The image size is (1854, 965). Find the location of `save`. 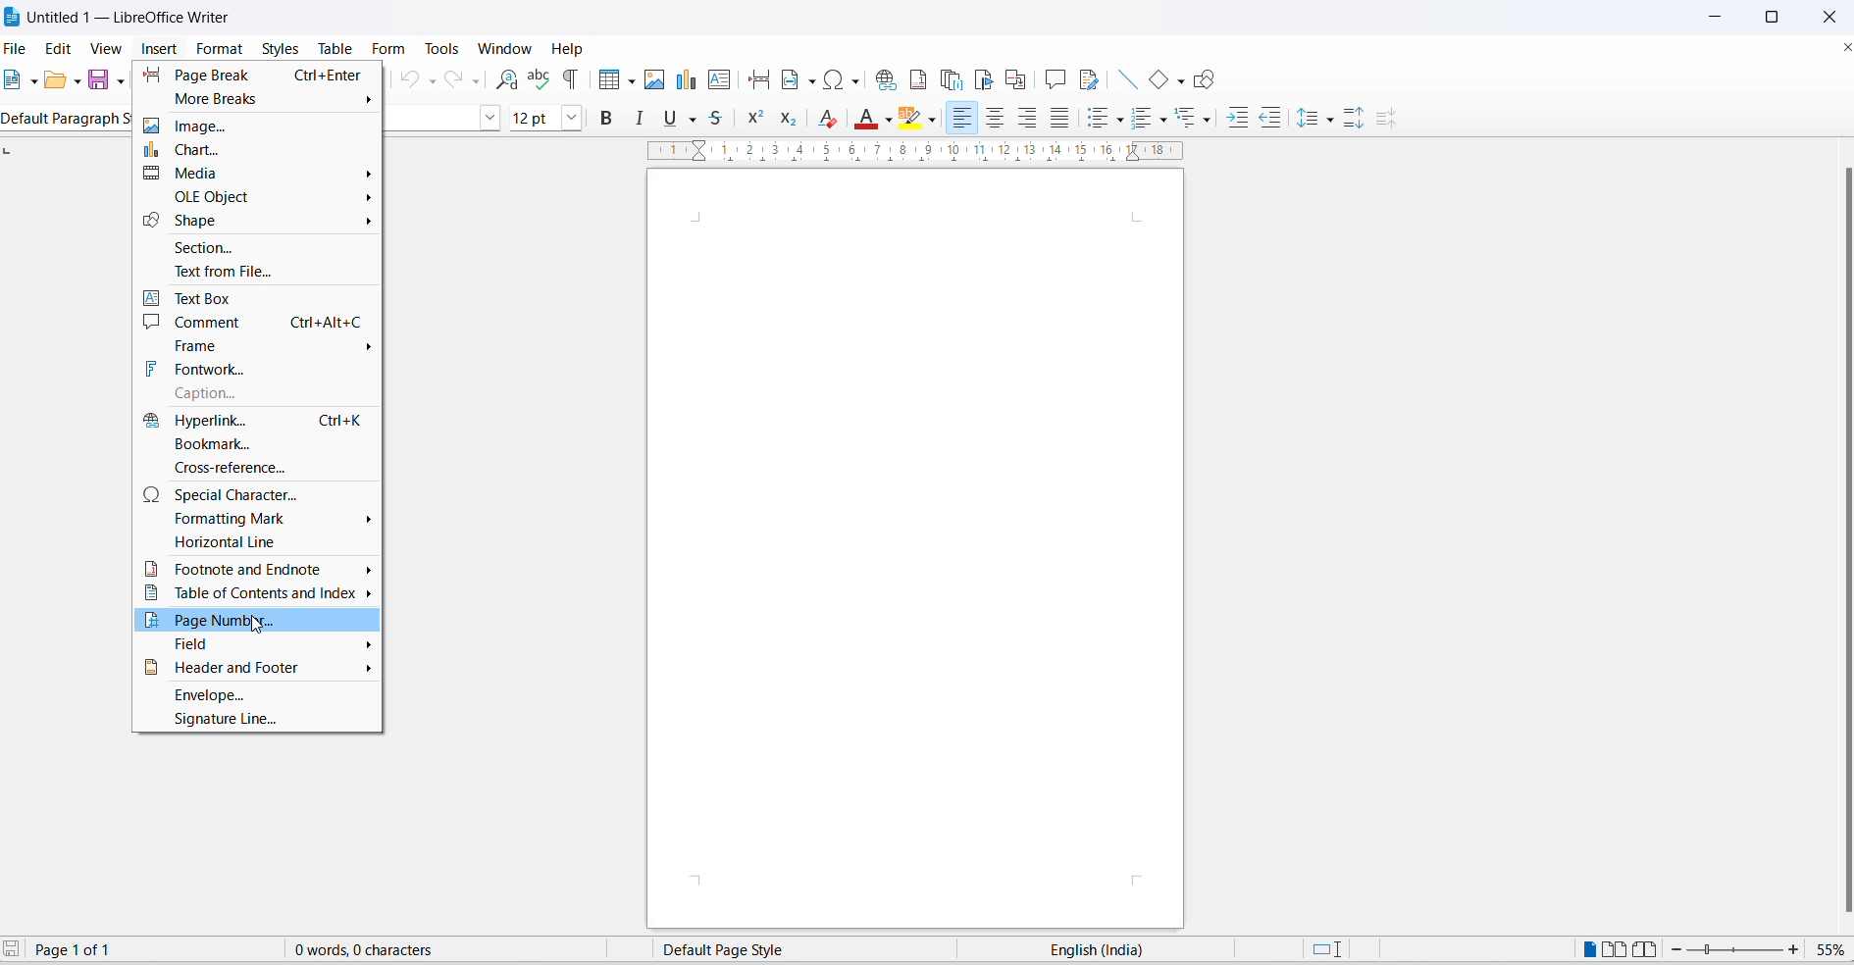

save is located at coordinates (15, 951).